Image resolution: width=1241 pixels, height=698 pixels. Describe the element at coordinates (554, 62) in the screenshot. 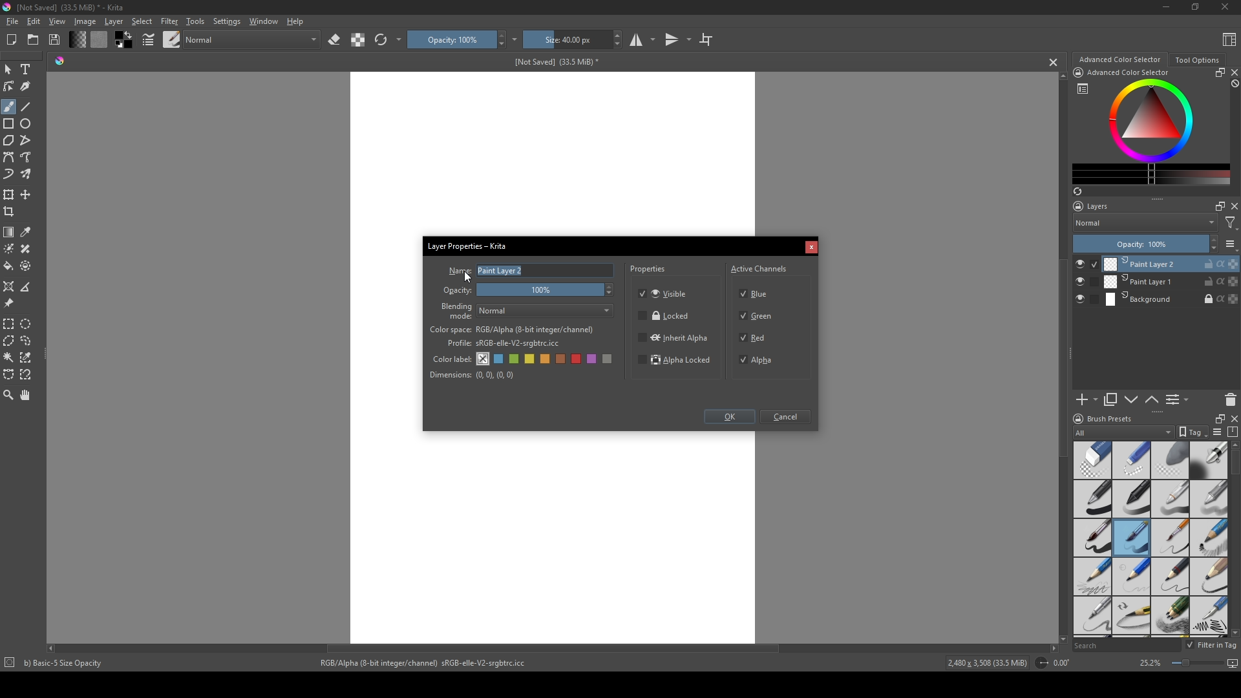

I see `[Not Saved] (33.5 MiB)` at that location.